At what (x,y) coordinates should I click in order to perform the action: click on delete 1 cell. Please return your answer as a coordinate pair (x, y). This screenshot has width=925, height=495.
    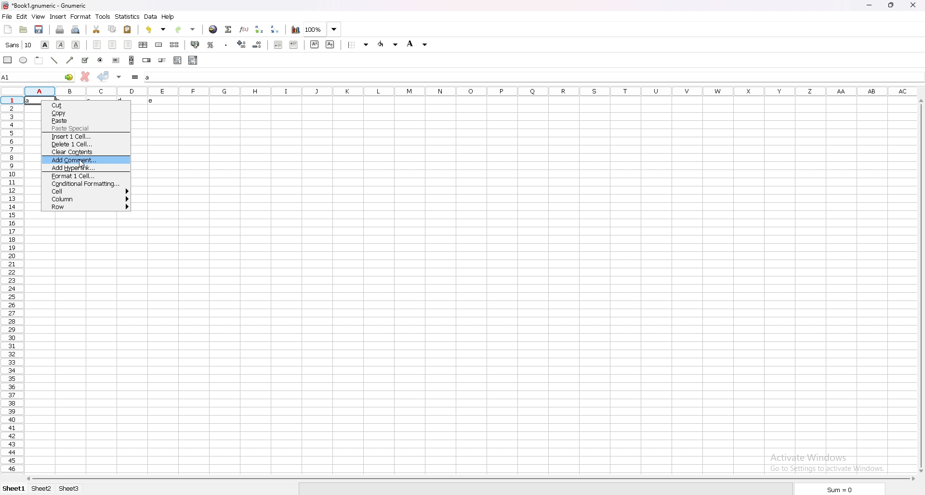
    Looking at the image, I should click on (86, 144).